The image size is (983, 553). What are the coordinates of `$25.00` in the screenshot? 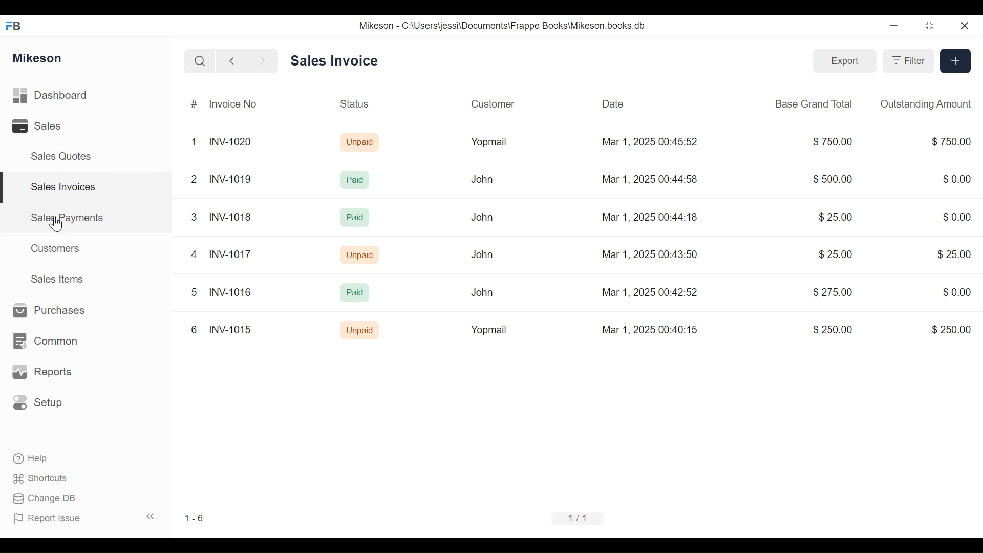 It's located at (832, 256).